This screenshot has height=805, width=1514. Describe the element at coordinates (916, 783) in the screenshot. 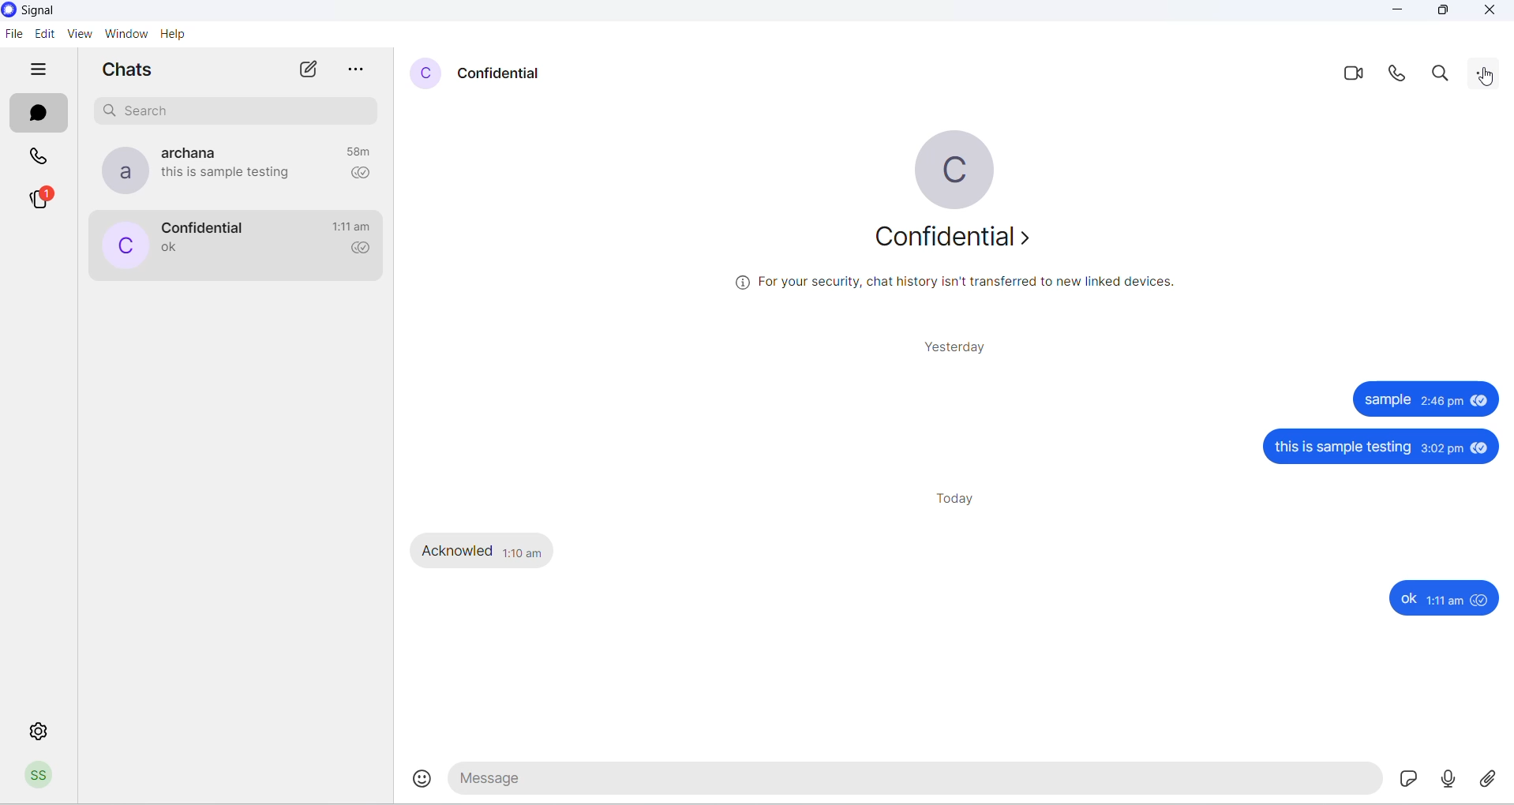

I see `message text area` at that location.